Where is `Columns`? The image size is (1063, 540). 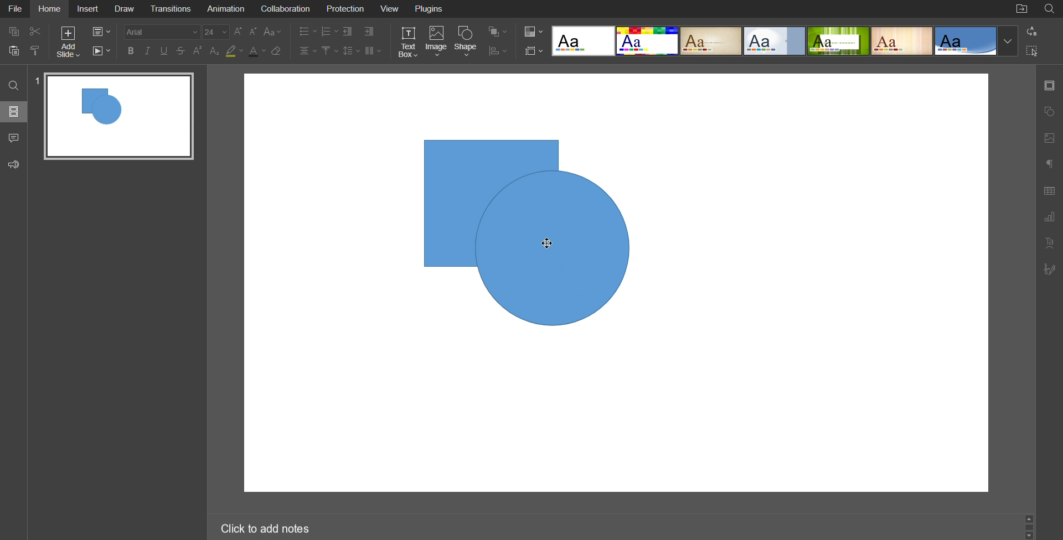
Columns is located at coordinates (371, 50).